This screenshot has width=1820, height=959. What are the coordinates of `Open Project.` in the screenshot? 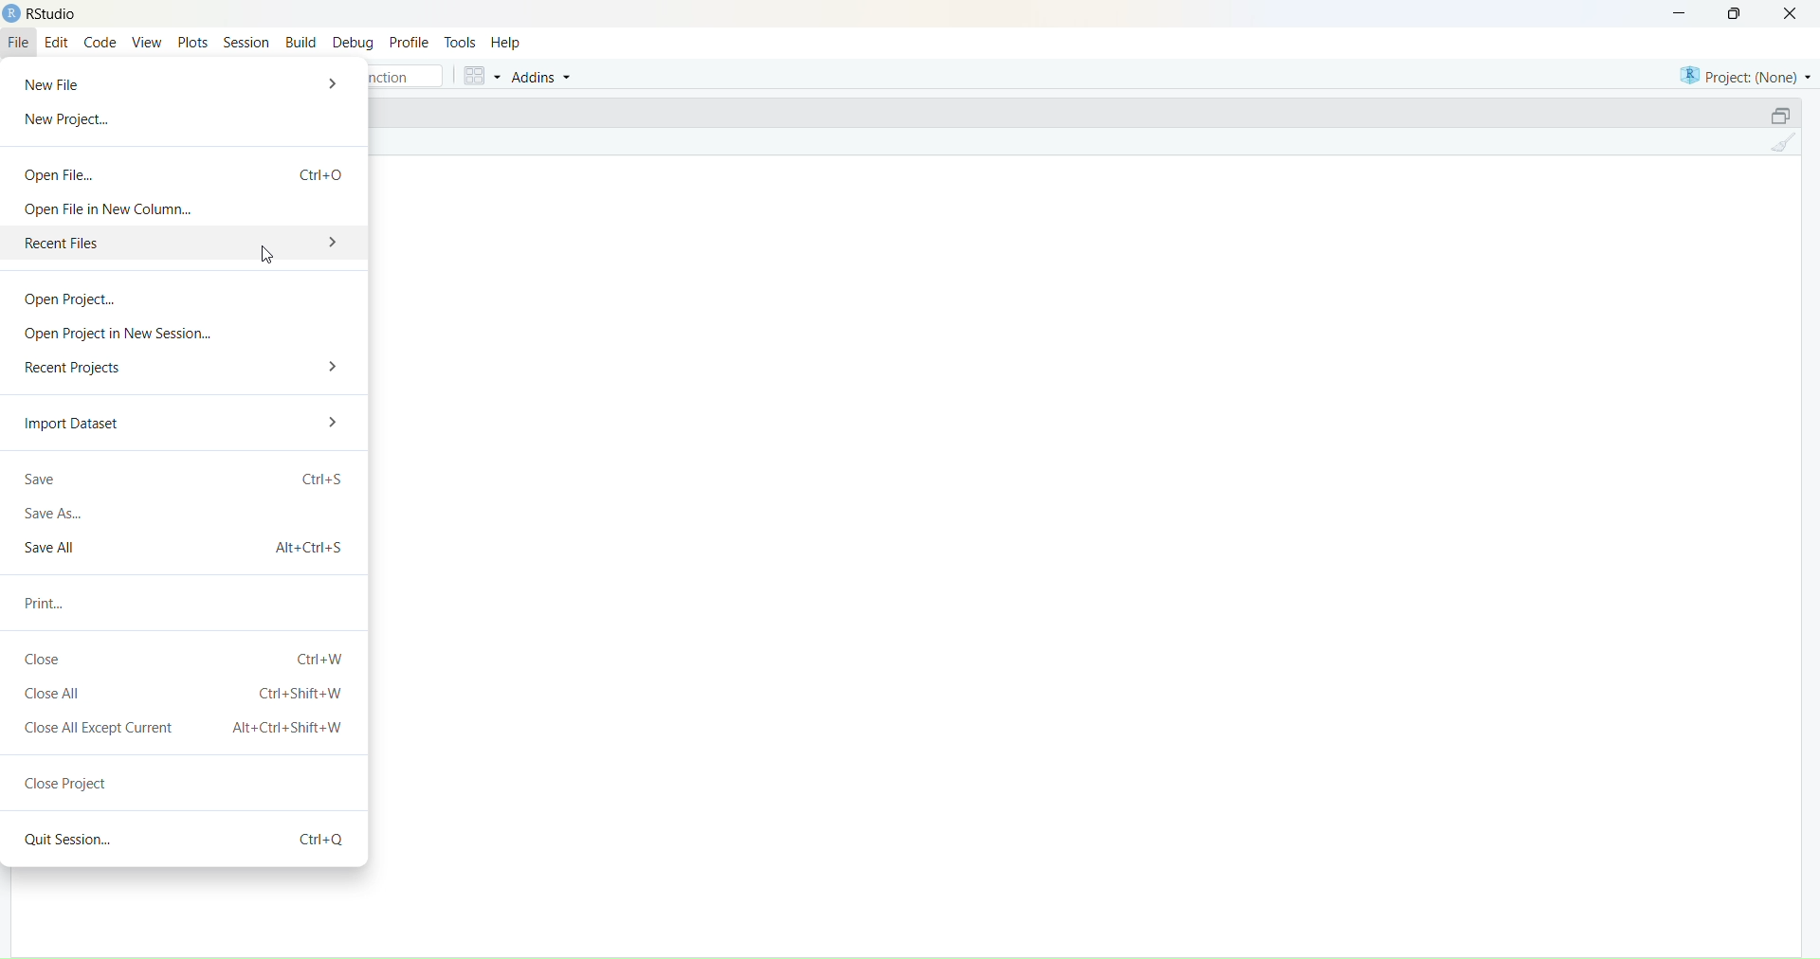 It's located at (80, 296).